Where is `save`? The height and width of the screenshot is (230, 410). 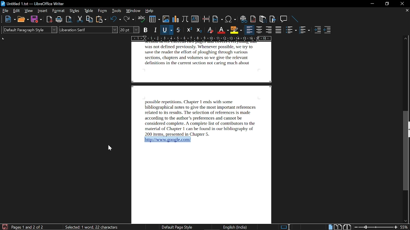
save is located at coordinates (36, 19).